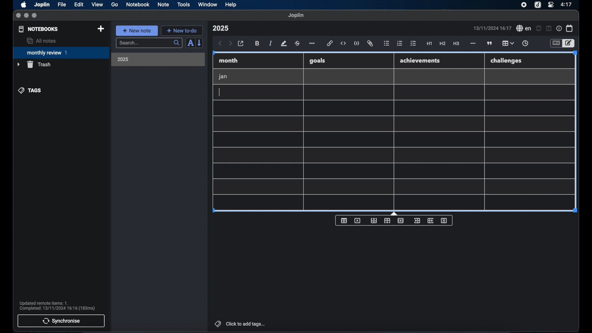 This screenshot has width=592, height=333. Describe the element at coordinates (472, 43) in the screenshot. I see `horizontal rule` at that location.